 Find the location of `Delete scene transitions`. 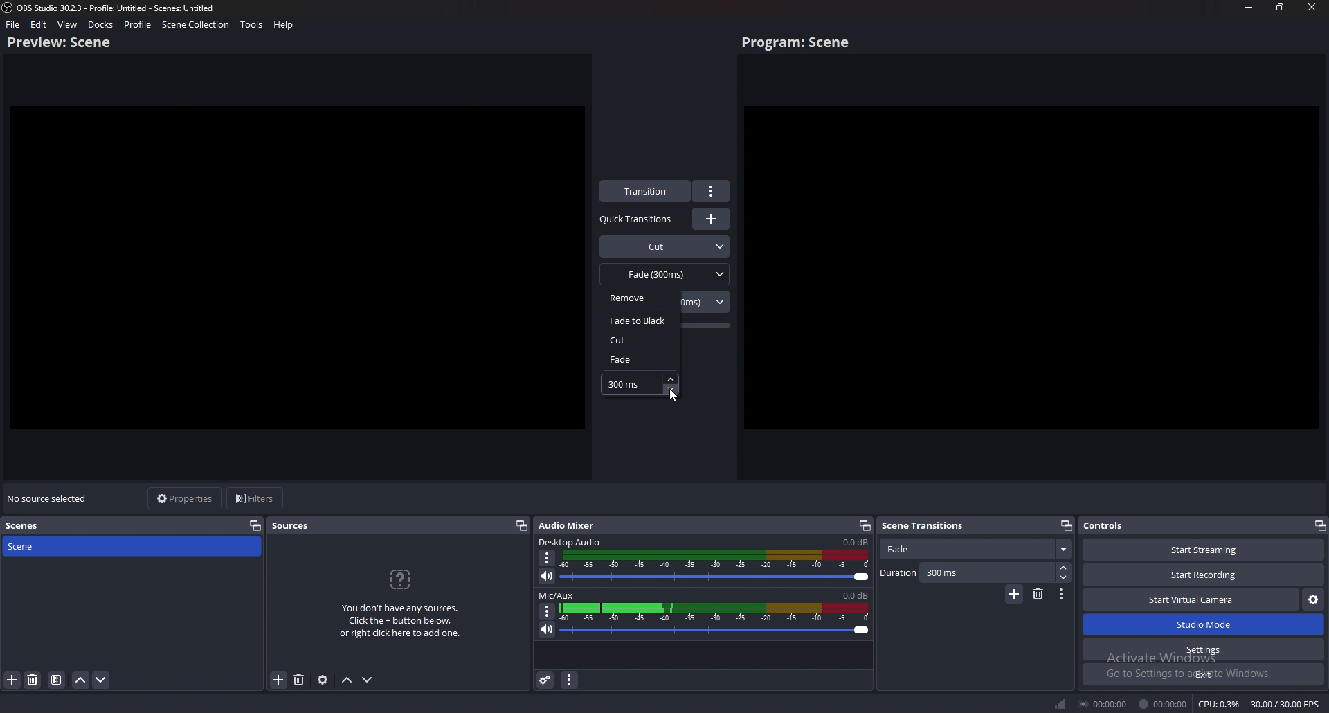

Delete scene transitions is located at coordinates (1038, 595).